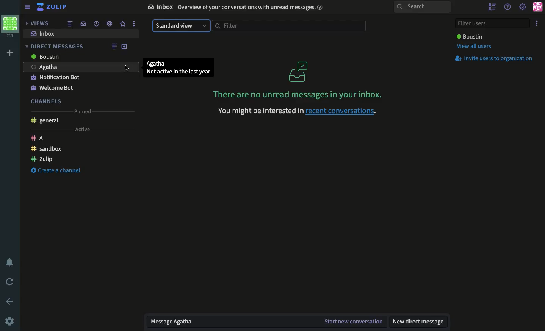  Describe the element at coordinates (83, 23) in the screenshot. I see `Inbox` at that location.